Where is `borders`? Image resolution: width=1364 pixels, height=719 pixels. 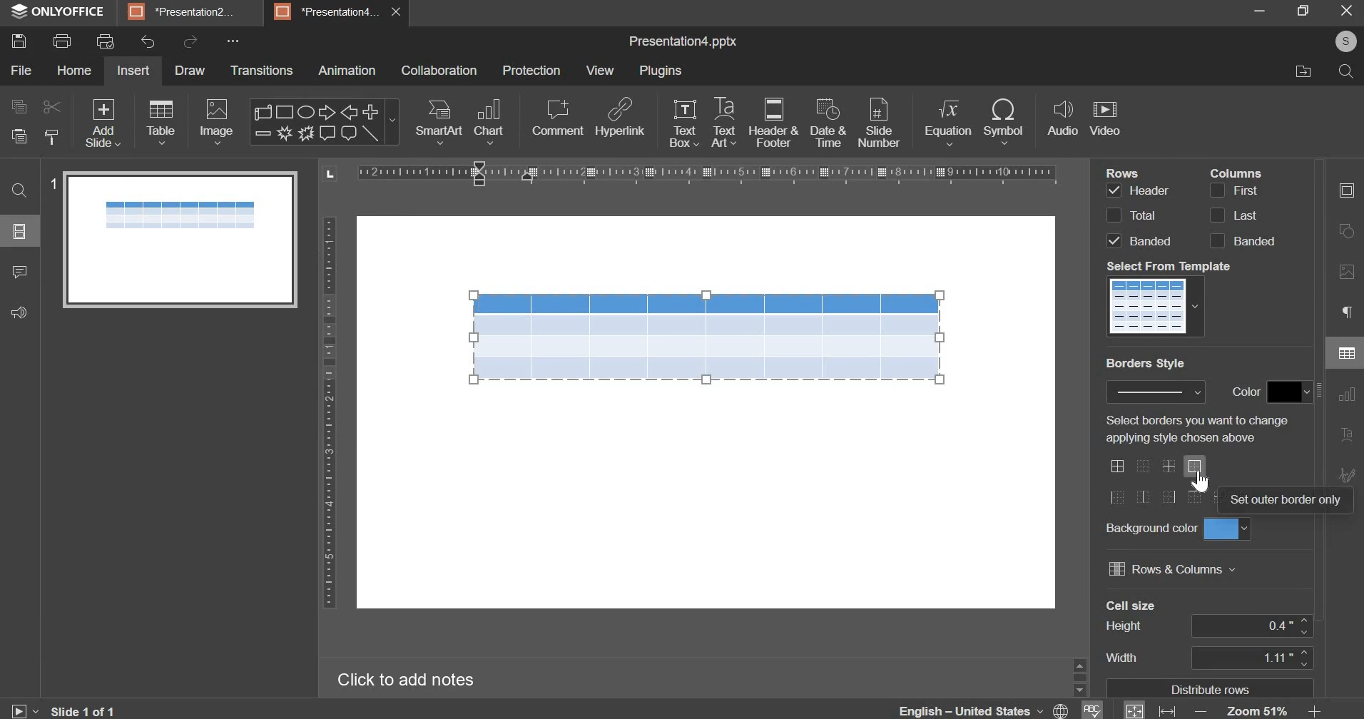
borders is located at coordinates (1157, 499).